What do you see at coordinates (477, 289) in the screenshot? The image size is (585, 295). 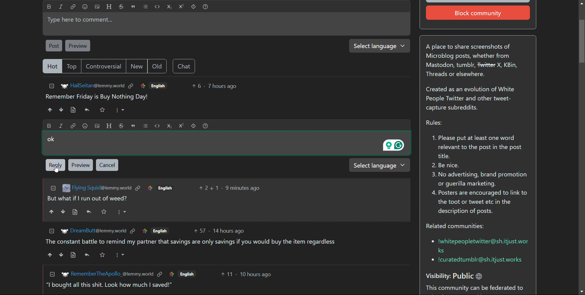 I see `This community can be federated to` at bounding box center [477, 289].